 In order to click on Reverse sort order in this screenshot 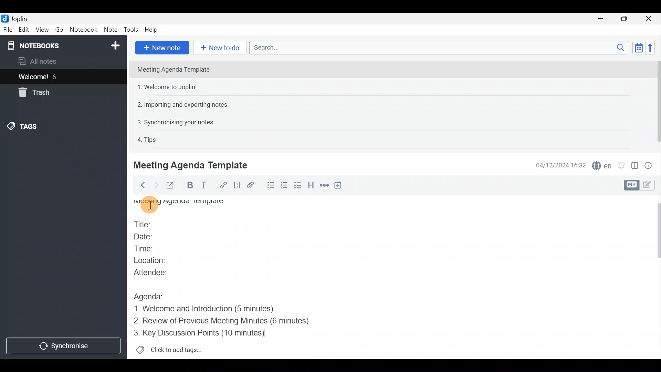, I will do `click(650, 48)`.